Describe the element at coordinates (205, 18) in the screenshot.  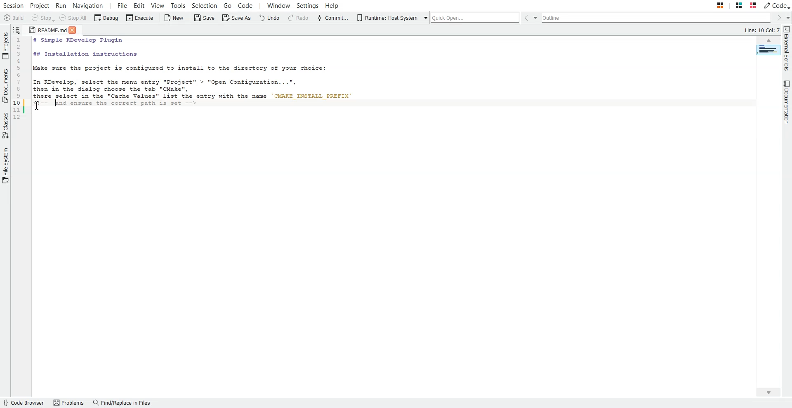
I see `Save` at that location.